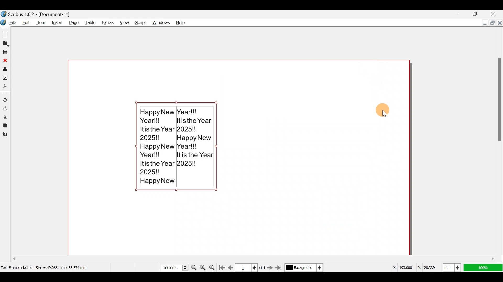 The width and height of the screenshot is (503, 282). Describe the element at coordinates (124, 21) in the screenshot. I see `View` at that location.